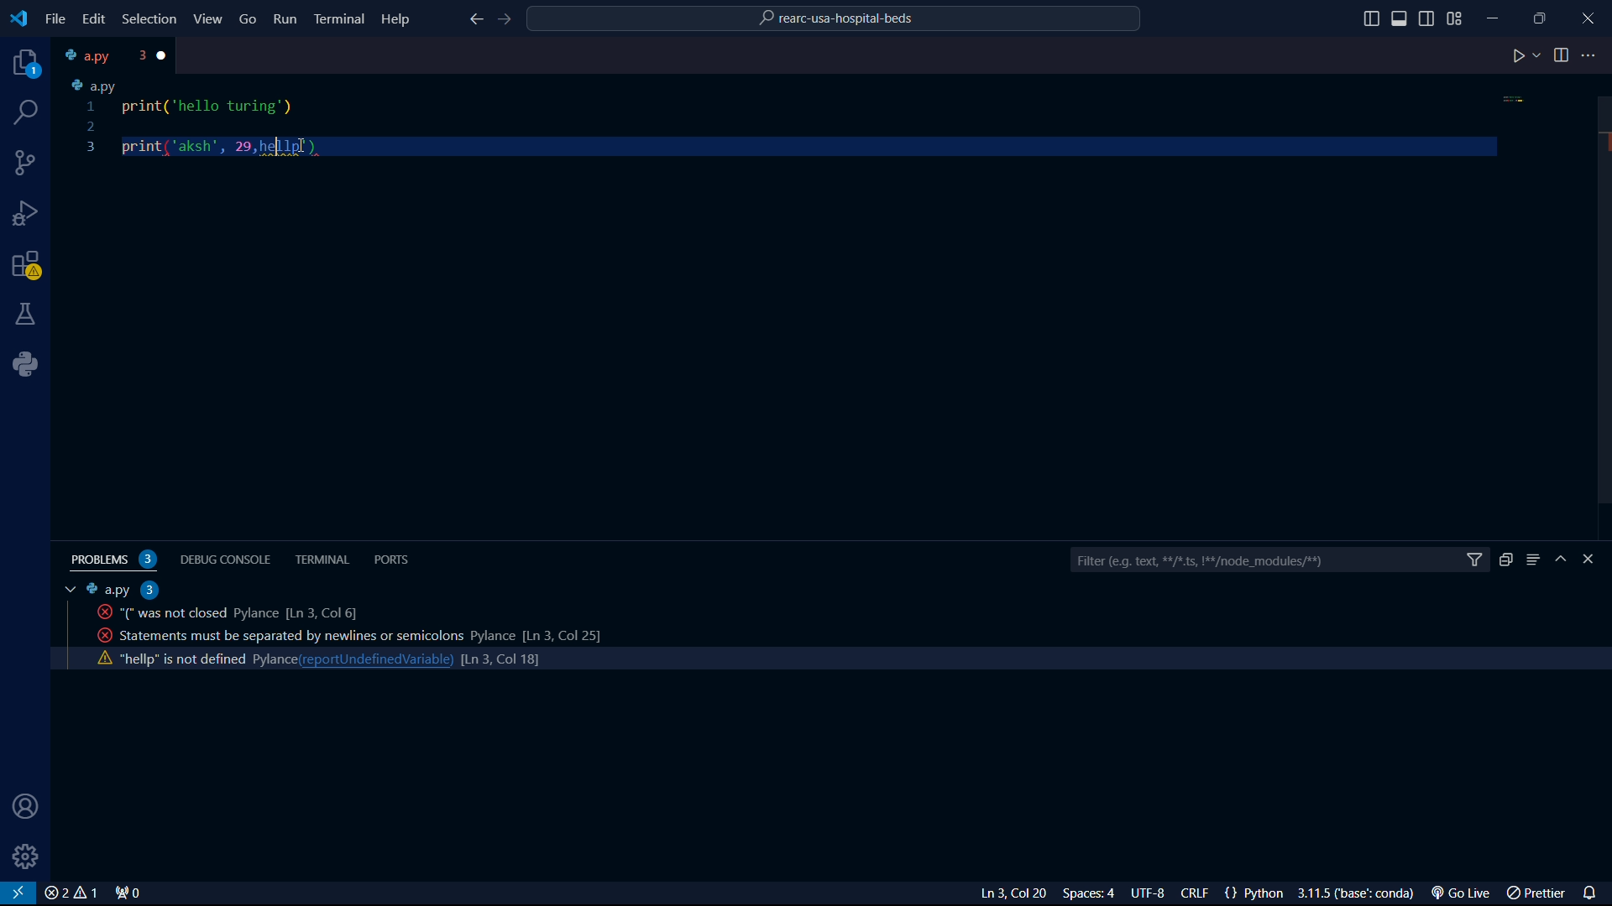 Image resolution: width=1612 pixels, height=906 pixels. What do you see at coordinates (55, 19) in the screenshot?
I see `file` at bounding box center [55, 19].